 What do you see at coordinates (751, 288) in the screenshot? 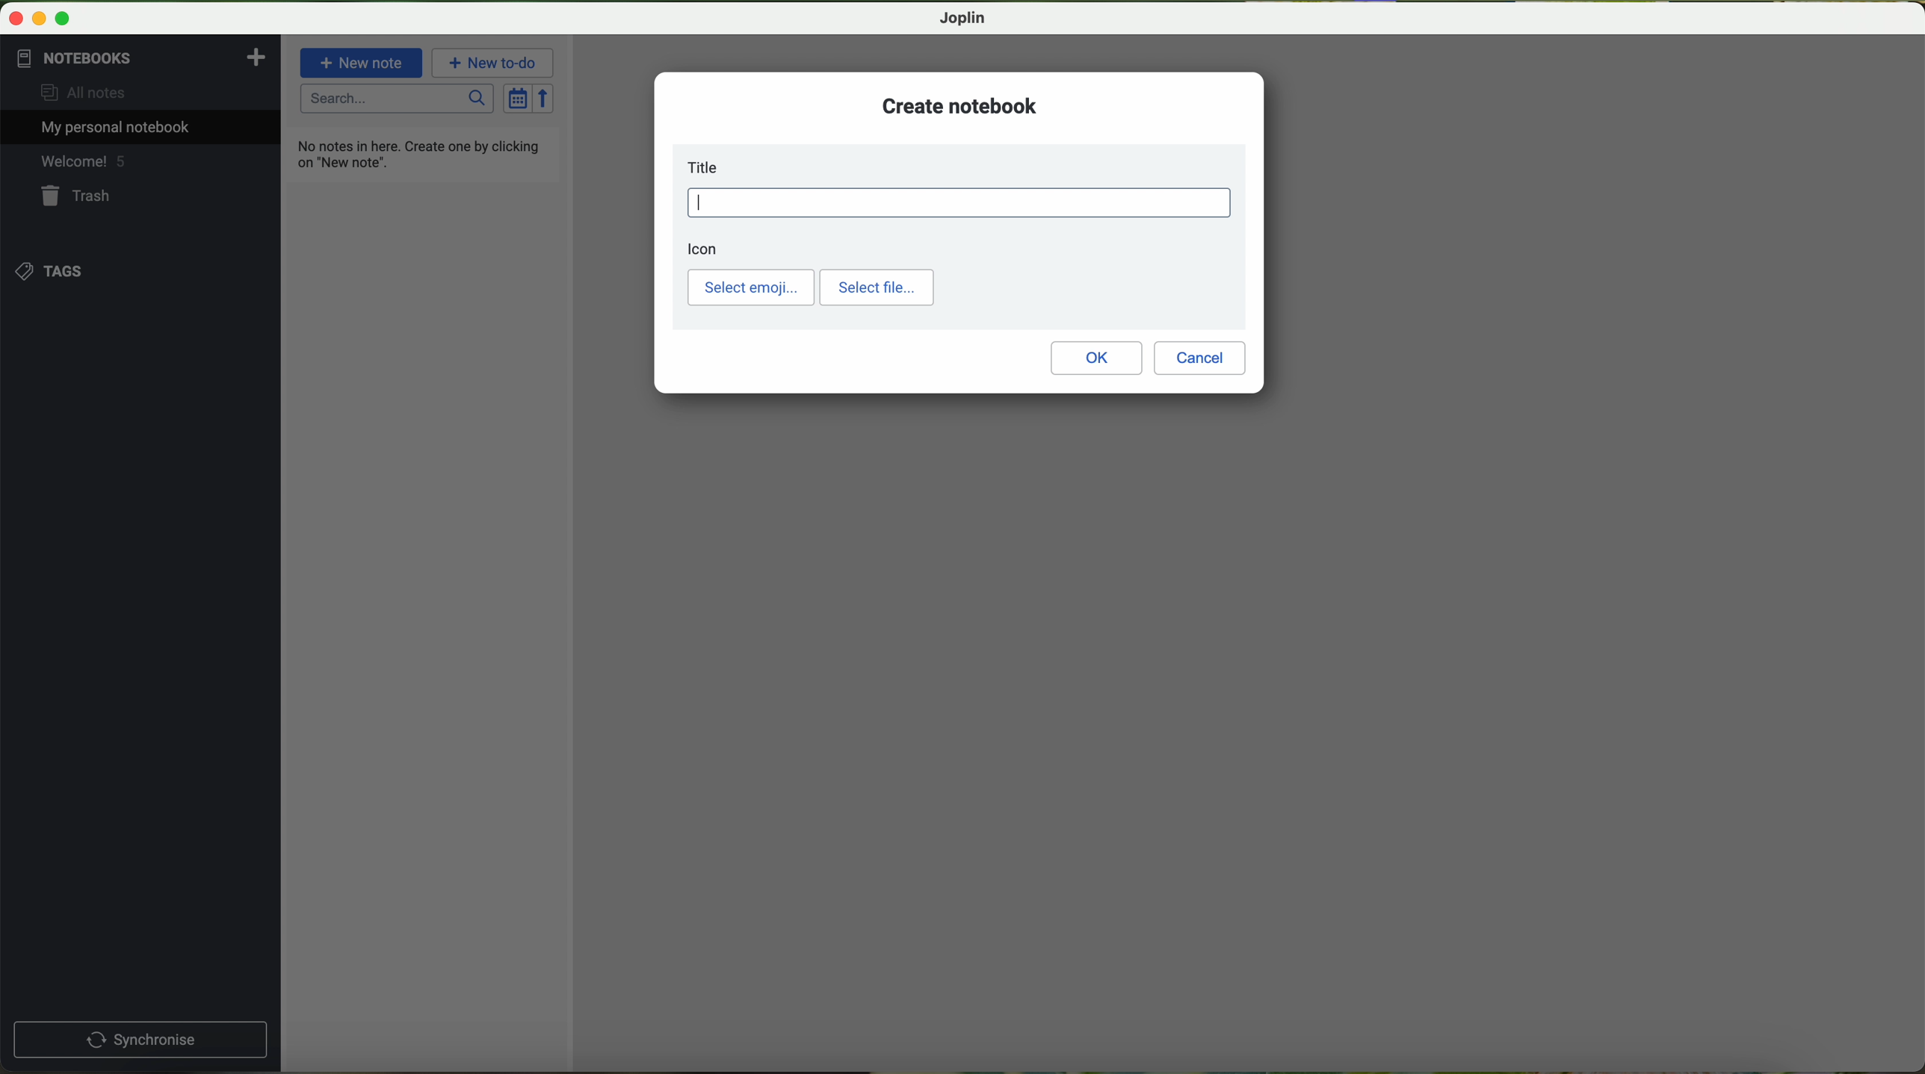
I see `select emoji` at bounding box center [751, 288].